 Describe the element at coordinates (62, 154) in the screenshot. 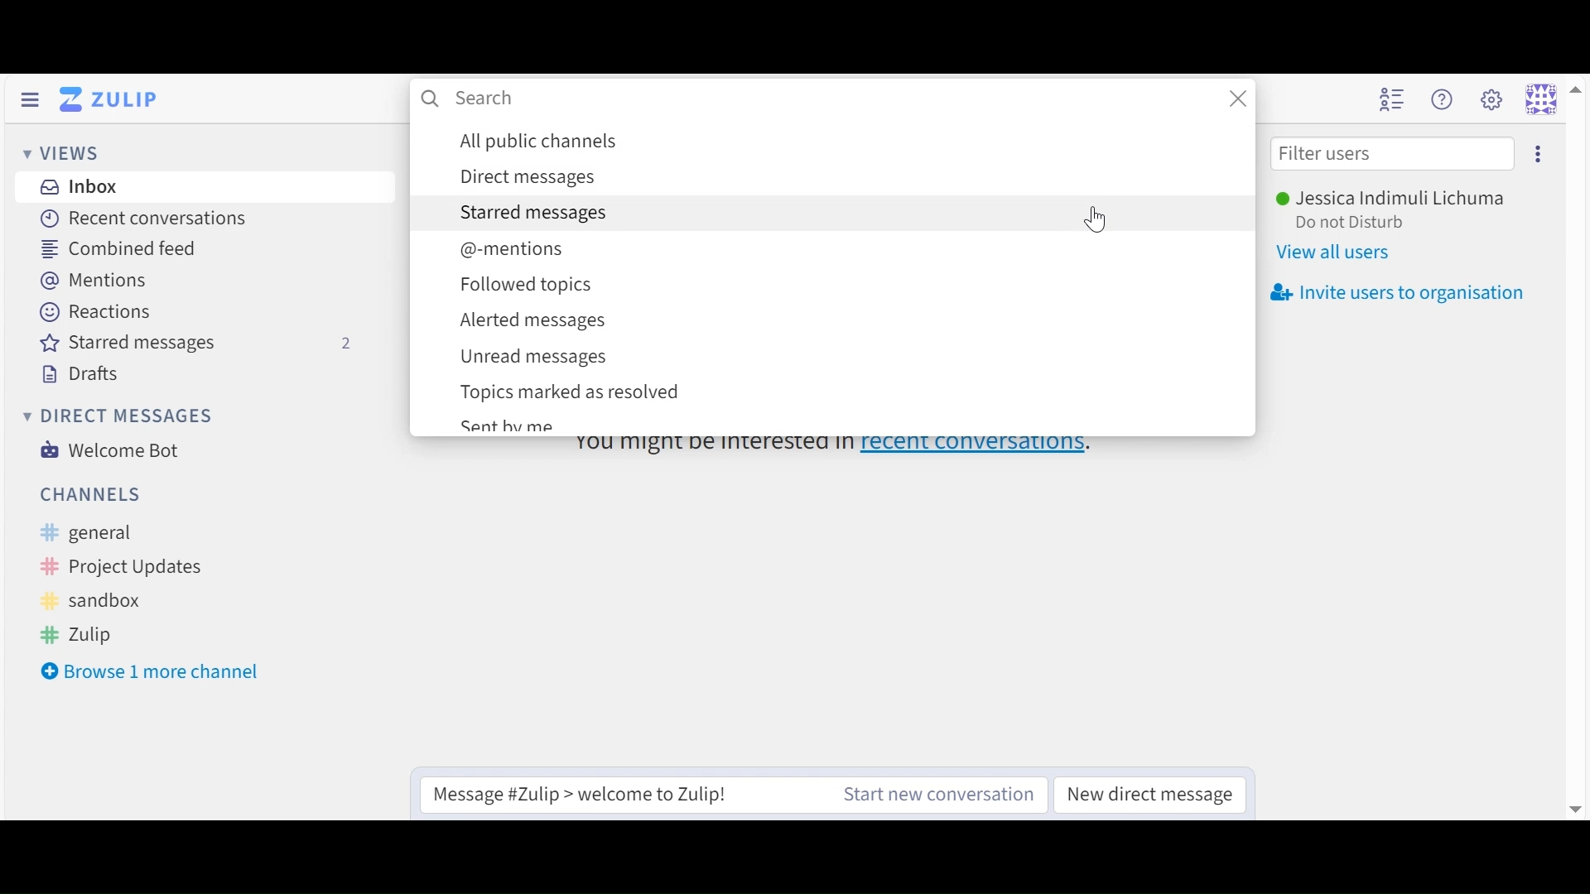

I see `Views` at that location.